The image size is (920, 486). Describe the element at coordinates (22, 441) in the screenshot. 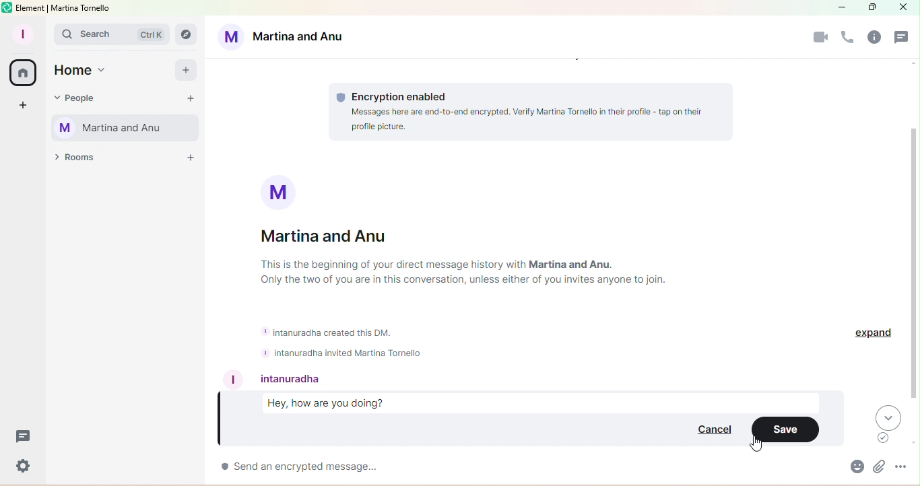

I see `Threads` at that location.